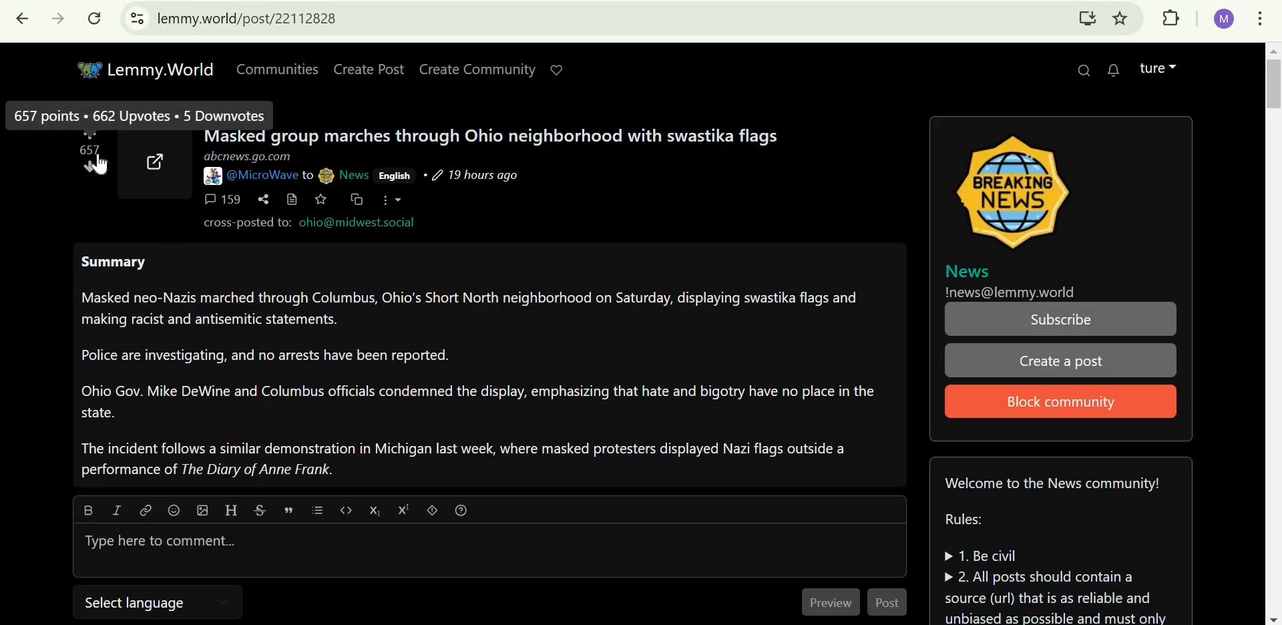  What do you see at coordinates (218, 199) in the screenshot?
I see `159 comments` at bounding box center [218, 199].